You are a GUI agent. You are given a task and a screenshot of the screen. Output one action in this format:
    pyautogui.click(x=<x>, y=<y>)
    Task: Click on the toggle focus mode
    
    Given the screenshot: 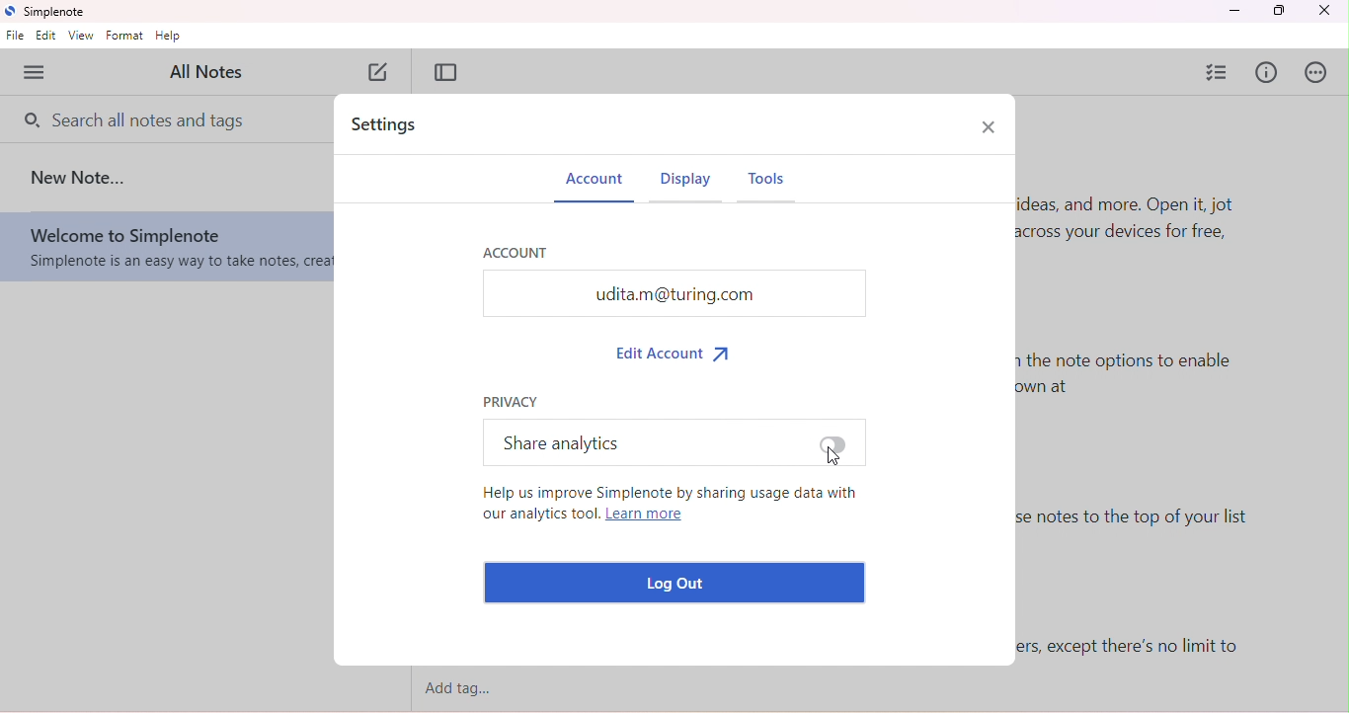 What is the action you would take?
    pyautogui.click(x=446, y=72)
    